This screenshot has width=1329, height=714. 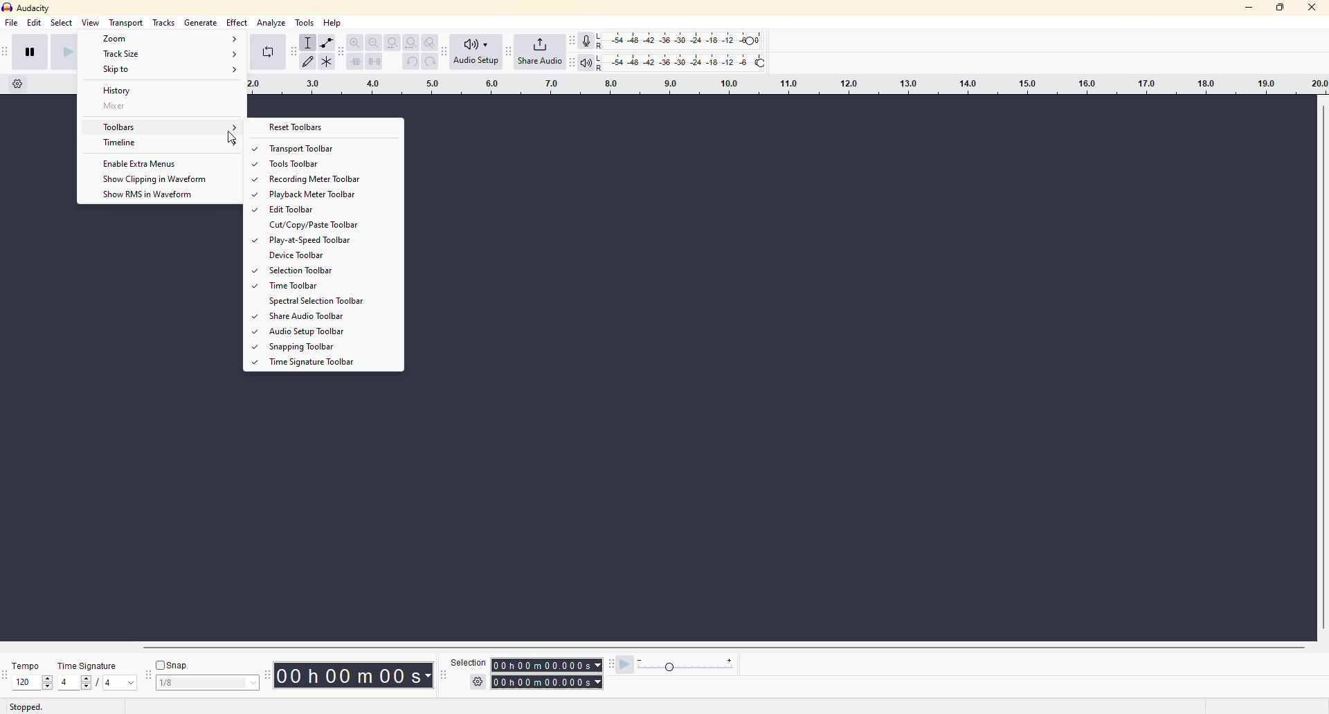 What do you see at coordinates (165, 24) in the screenshot?
I see `tracks` at bounding box center [165, 24].